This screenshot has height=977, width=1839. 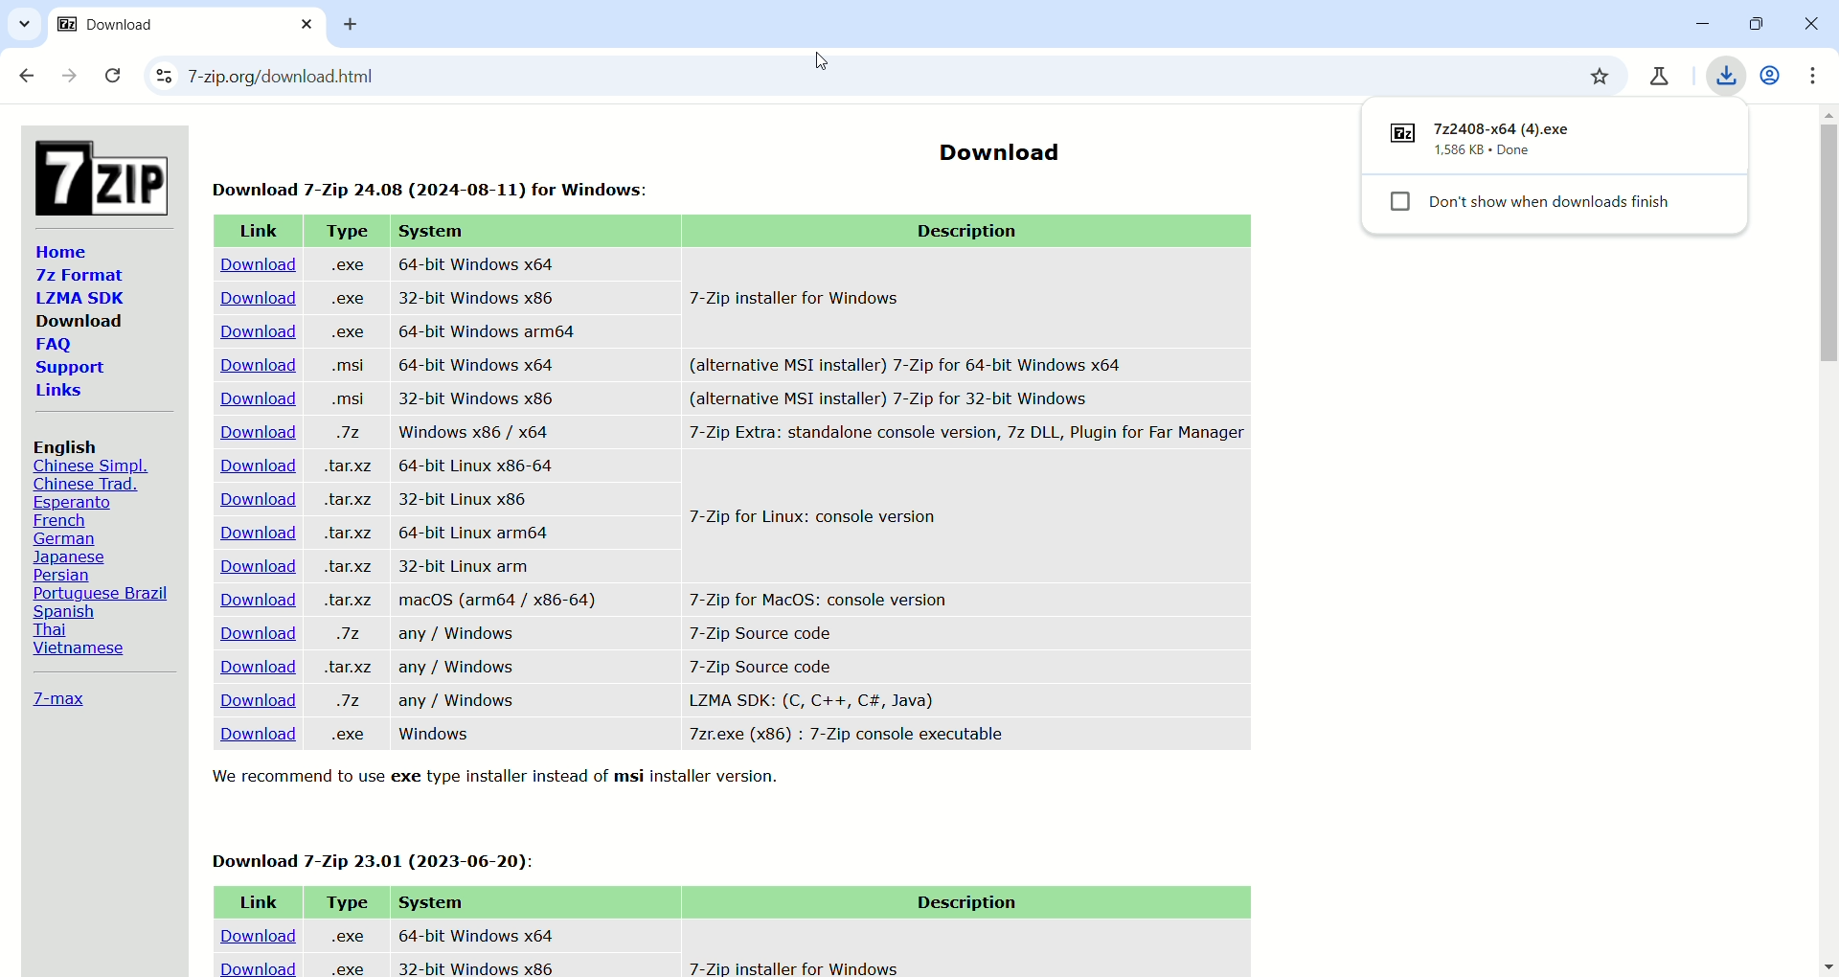 What do you see at coordinates (996, 146) in the screenshot?
I see `Download` at bounding box center [996, 146].